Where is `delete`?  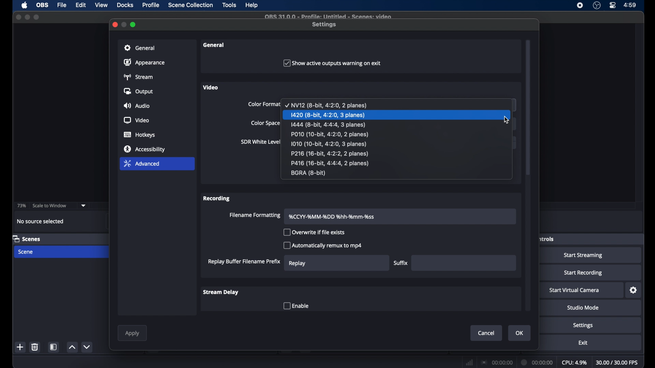
delete is located at coordinates (35, 347).